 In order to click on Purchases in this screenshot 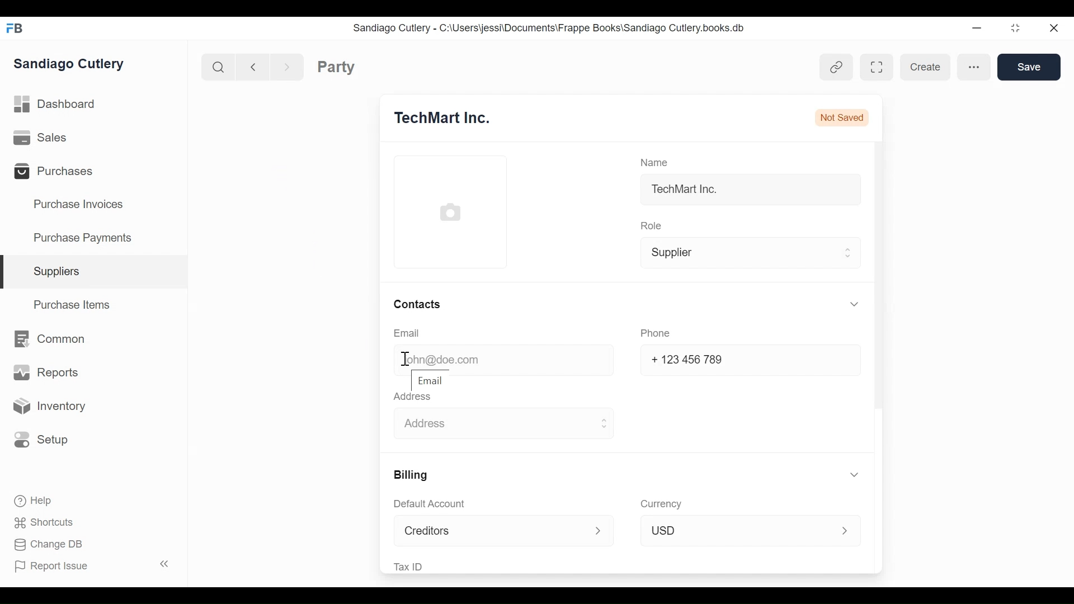, I will do `click(60, 173)`.